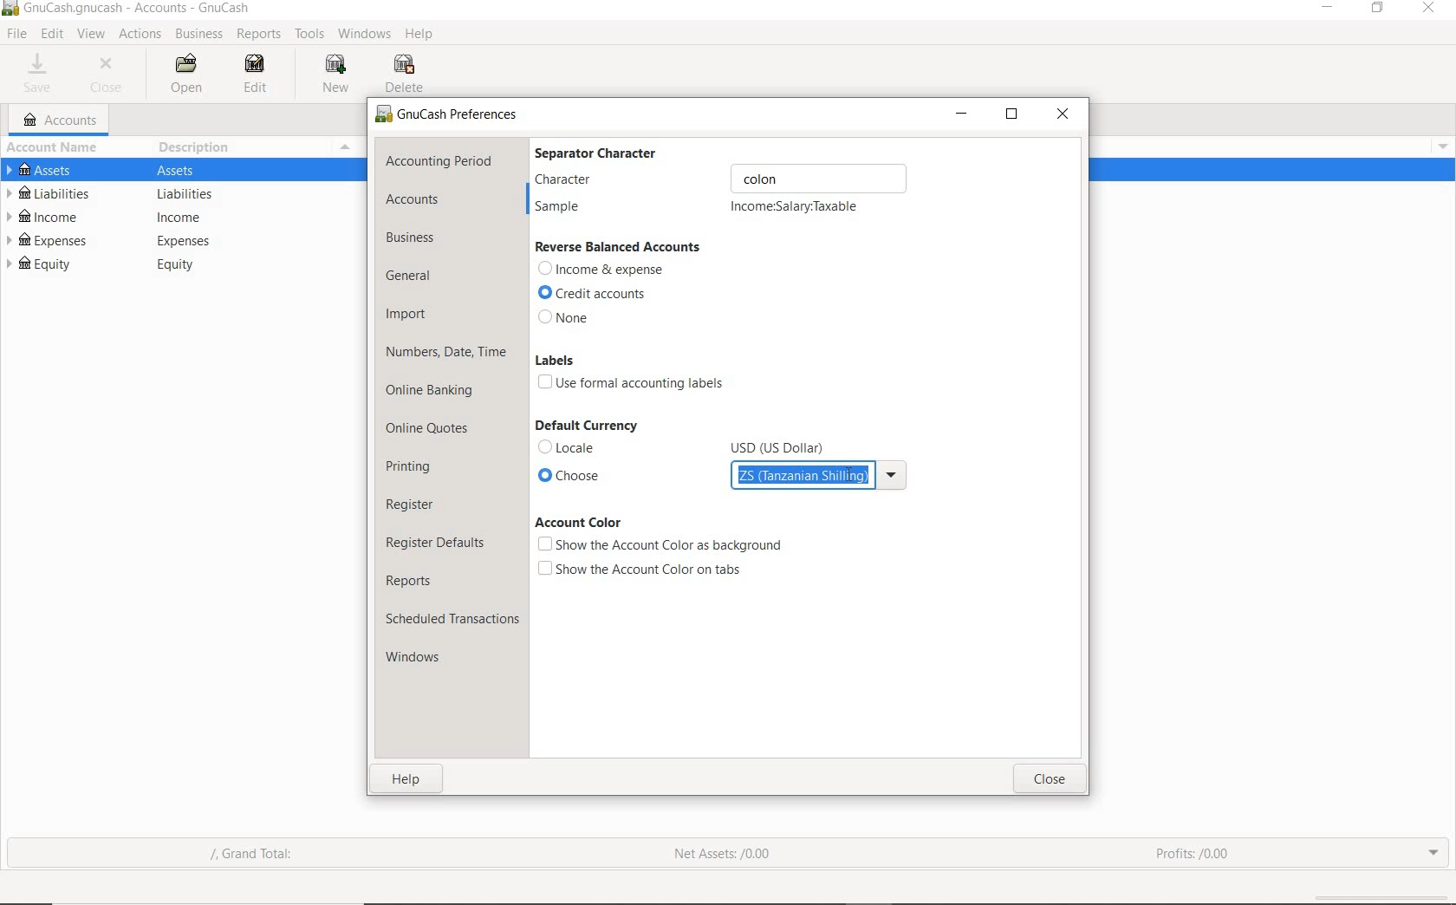  I want to click on ACCOUNTS, so click(62, 120).